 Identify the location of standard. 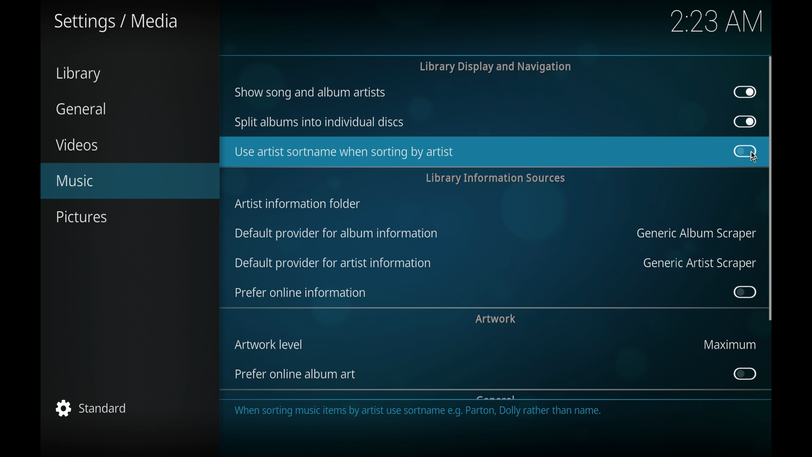
(91, 408).